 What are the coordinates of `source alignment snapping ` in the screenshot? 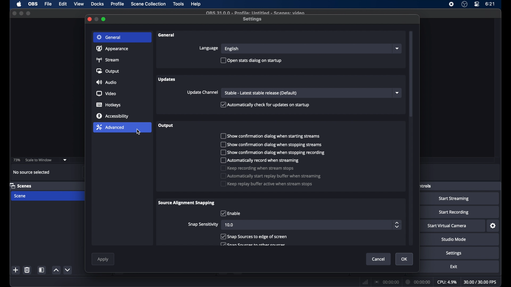 It's located at (187, 203).